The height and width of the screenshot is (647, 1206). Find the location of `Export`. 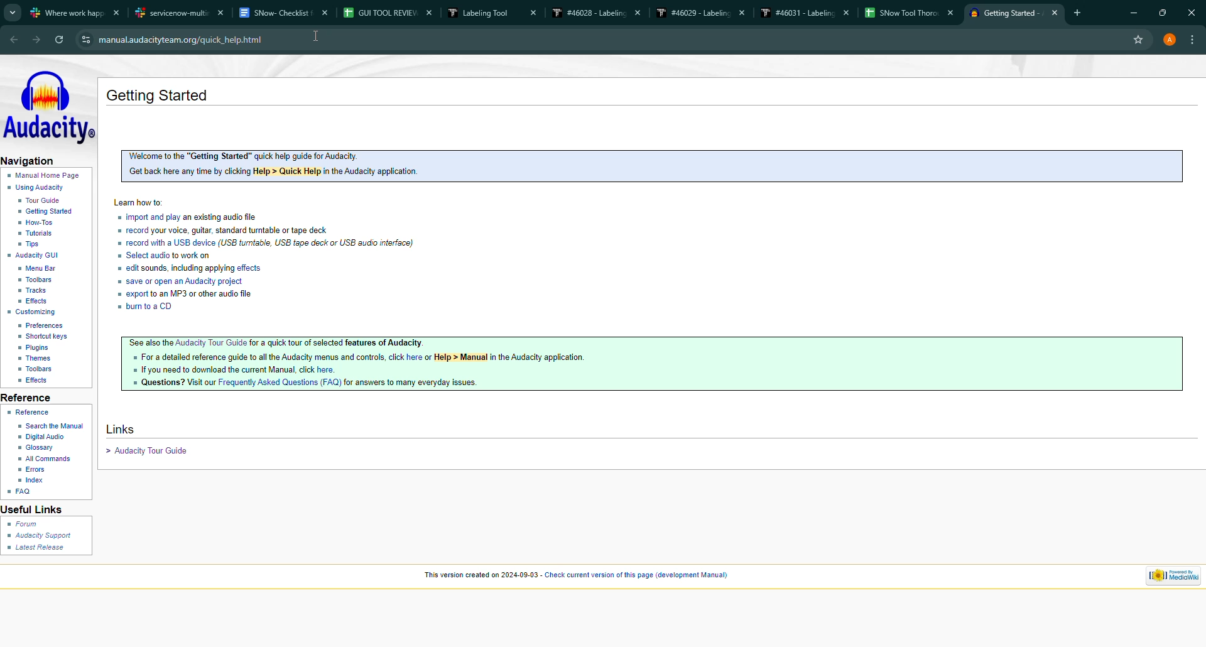

Export is located at coordinates (133, 294).